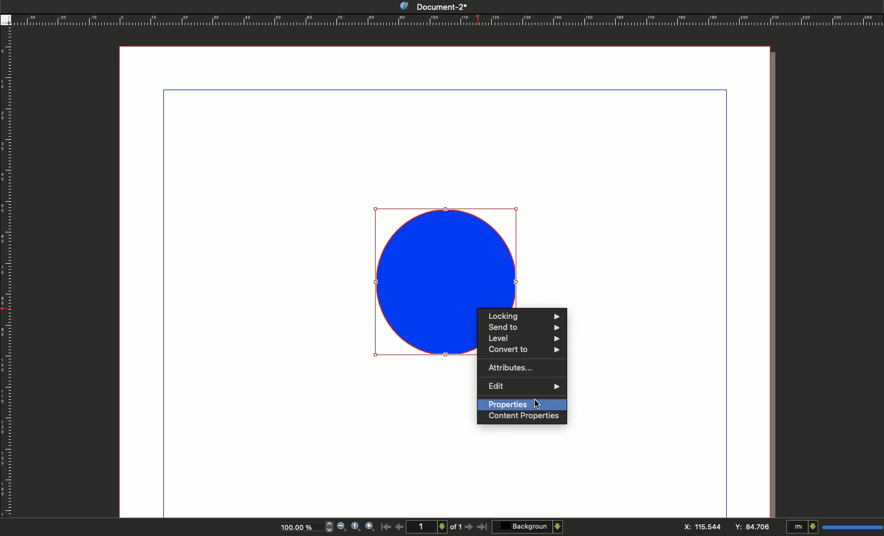 Image resolution: width=884 pixels, height=536 pixels. Describe the element at coordinates (425, 6) in the screenshot. I see `Document-2*` at that location.